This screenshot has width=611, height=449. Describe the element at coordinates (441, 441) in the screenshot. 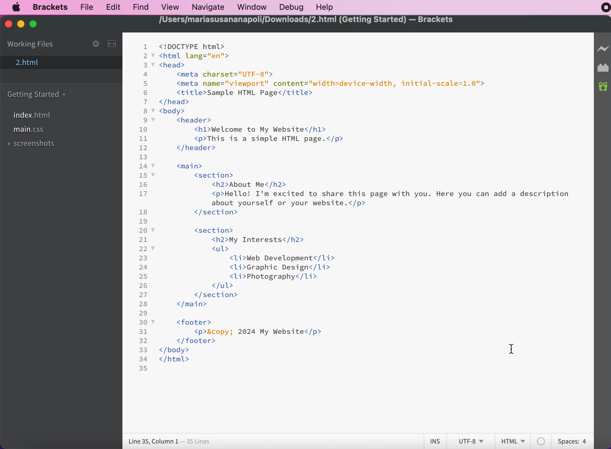

I see `ins` at that location.